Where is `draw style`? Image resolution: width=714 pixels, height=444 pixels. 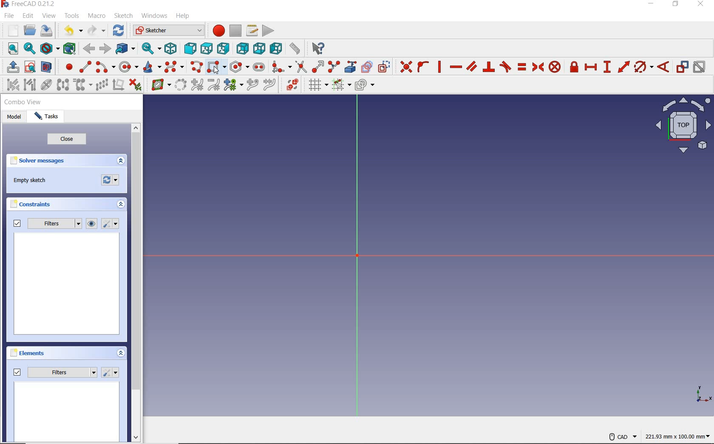 draw style is located at coordinates (49, 49).